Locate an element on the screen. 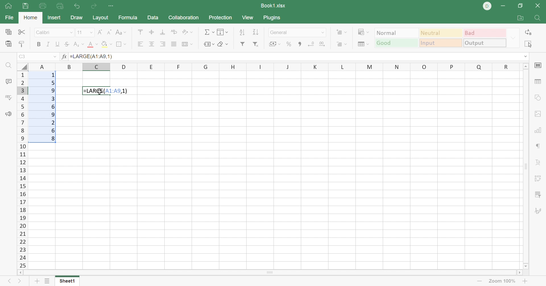  Zoom 100% is located at coordinates (502, 281).